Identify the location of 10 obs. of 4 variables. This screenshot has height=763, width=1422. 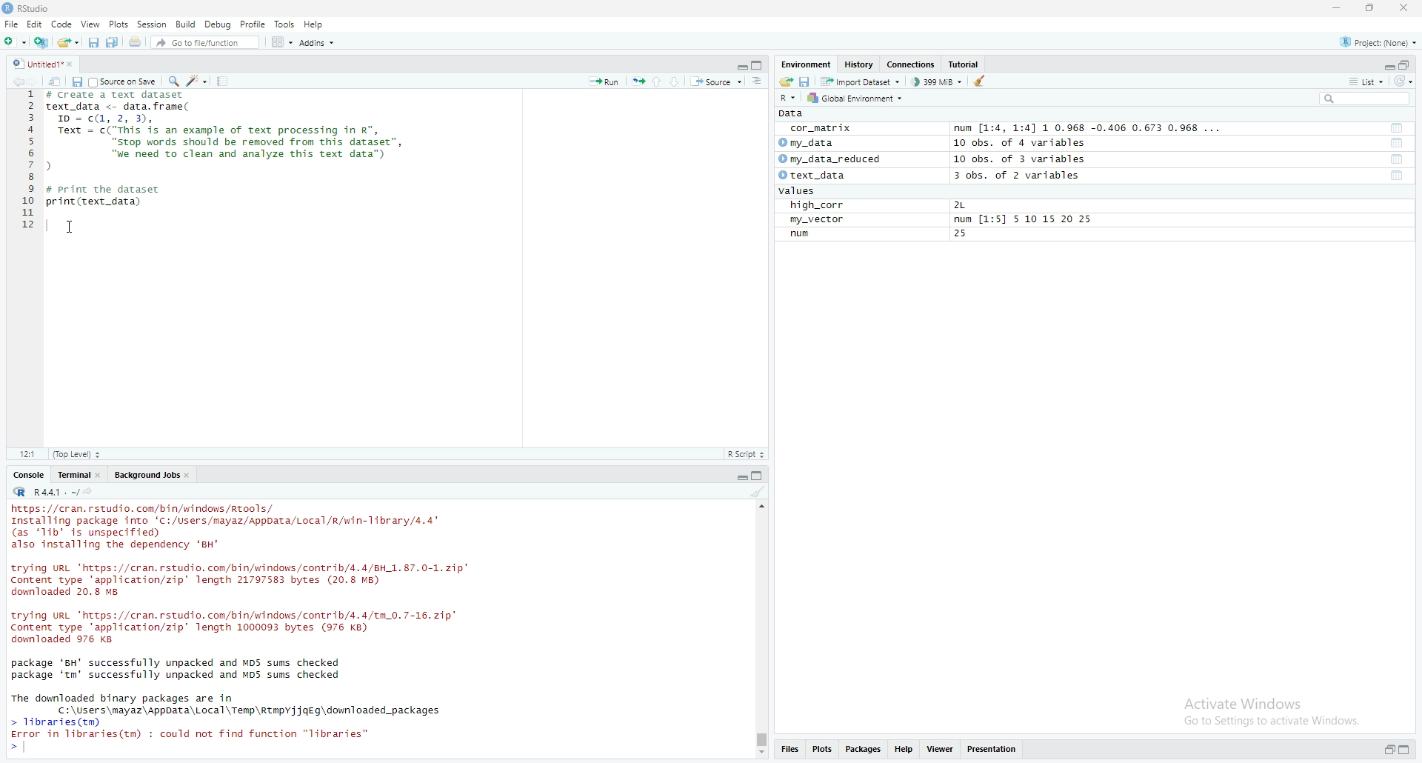
(1020, 143).